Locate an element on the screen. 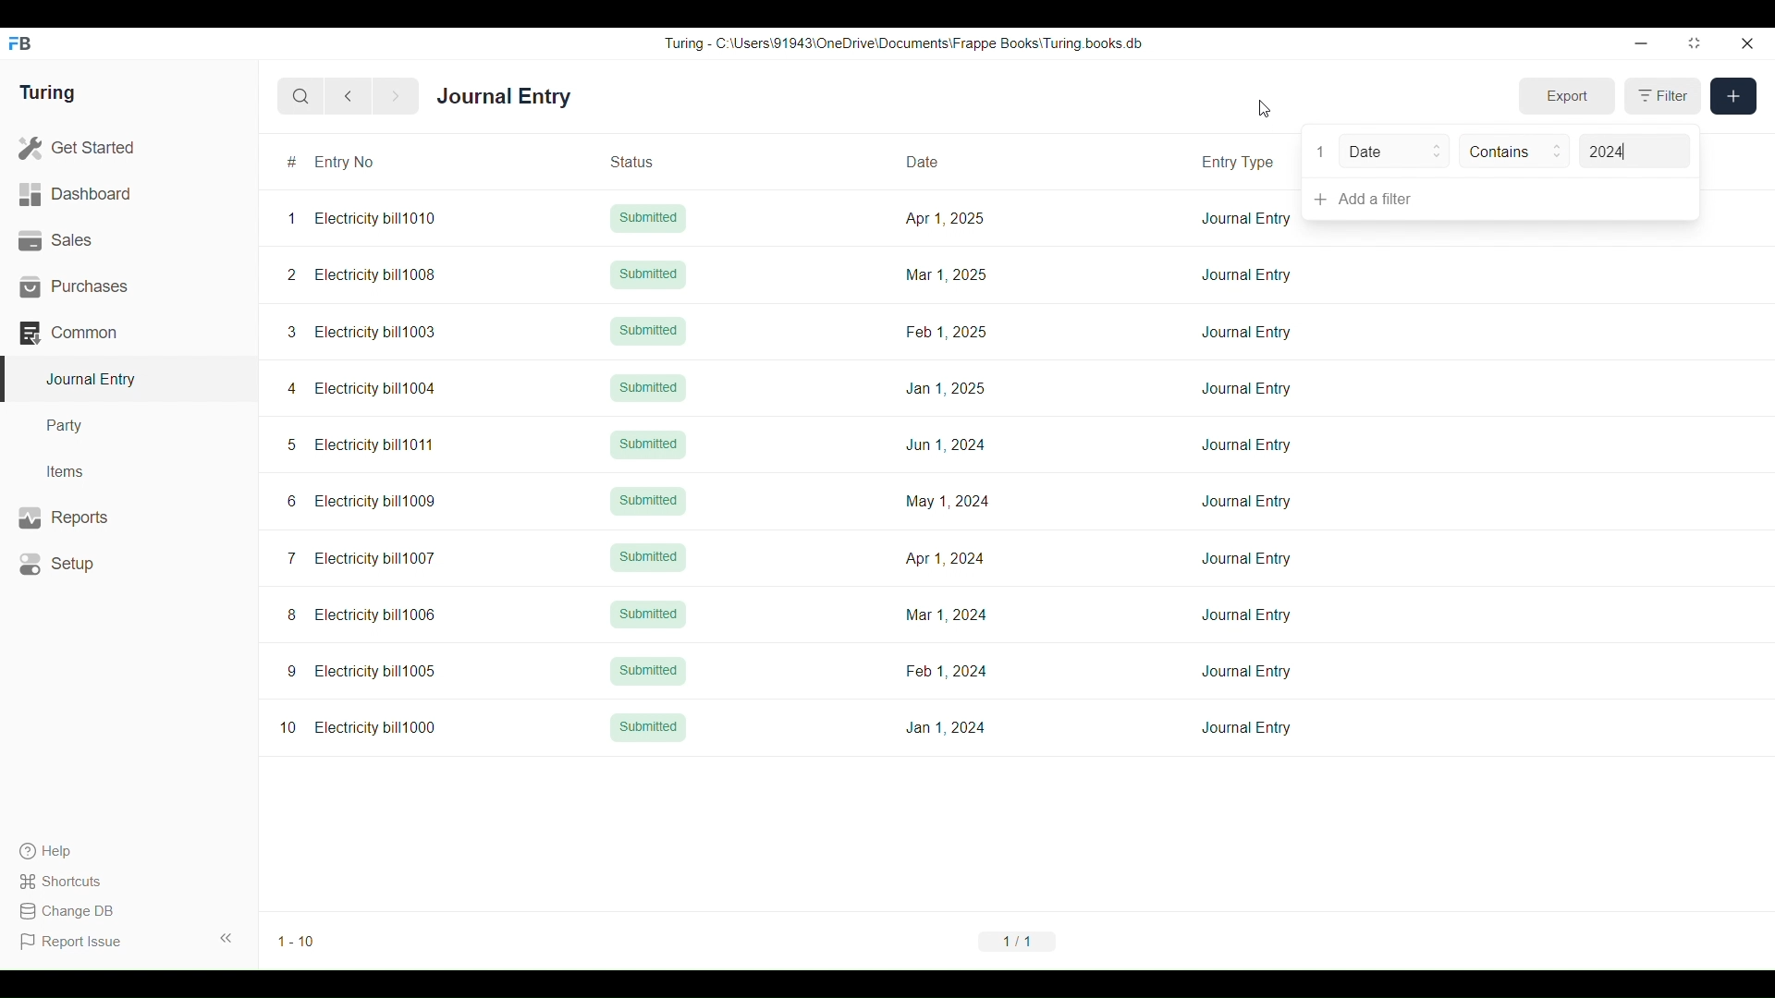  Submitted is located at coordinates (648, 444).